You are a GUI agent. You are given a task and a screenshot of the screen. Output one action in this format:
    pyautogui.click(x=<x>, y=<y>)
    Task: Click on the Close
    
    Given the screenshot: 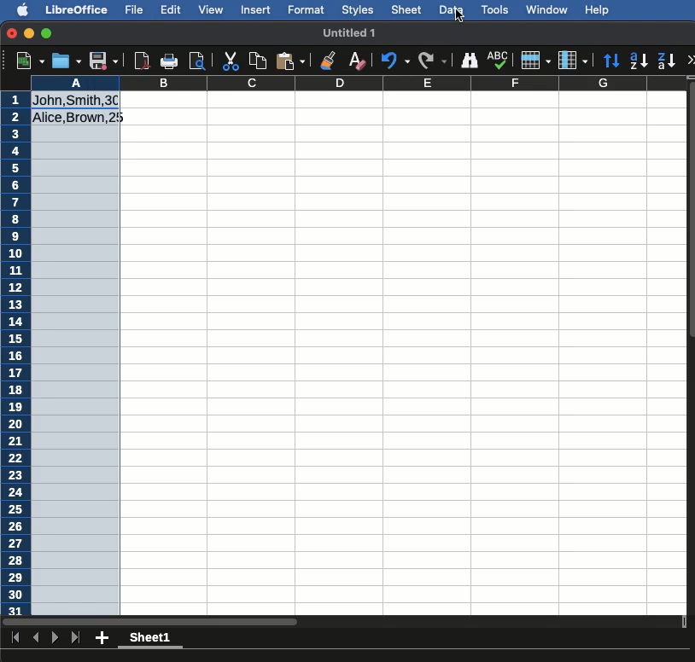 What is the action you would take?
    pyautogui.click(x=11, y=33)
    